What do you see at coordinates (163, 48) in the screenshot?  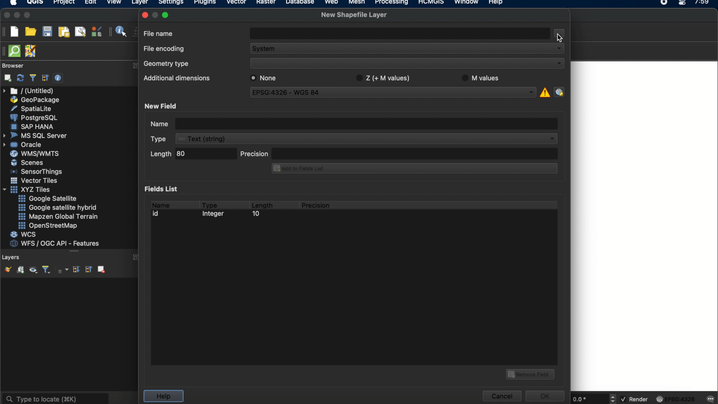 I see `file encoding` at bounding box center [163, 48].